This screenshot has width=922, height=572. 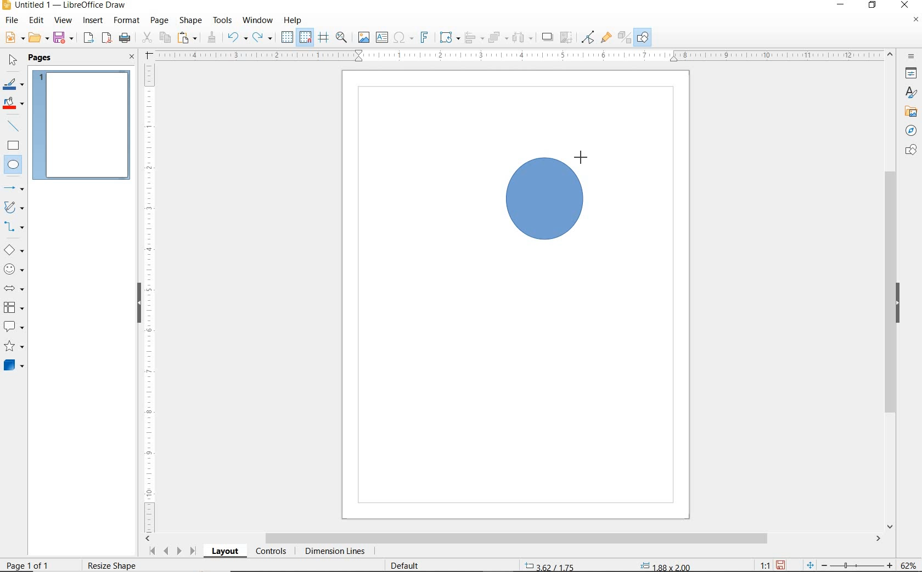 I want to click on RULER, so click(x=150, y=296).